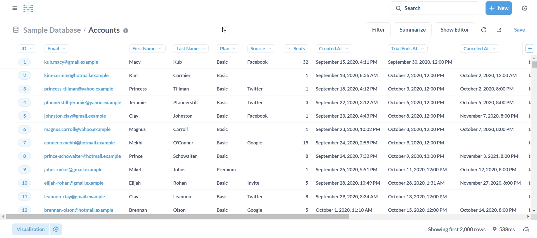 The image size is (537, 238). I want to click on share, so click(498, 30).